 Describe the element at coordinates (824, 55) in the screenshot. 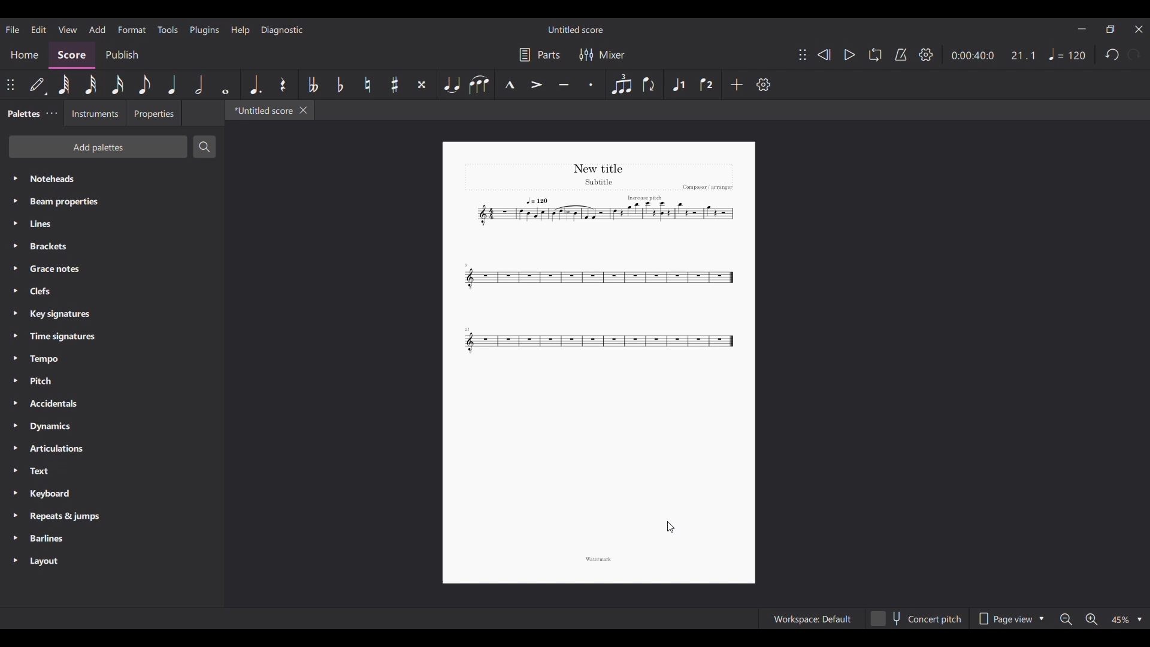

I see `Rewind` at that location.